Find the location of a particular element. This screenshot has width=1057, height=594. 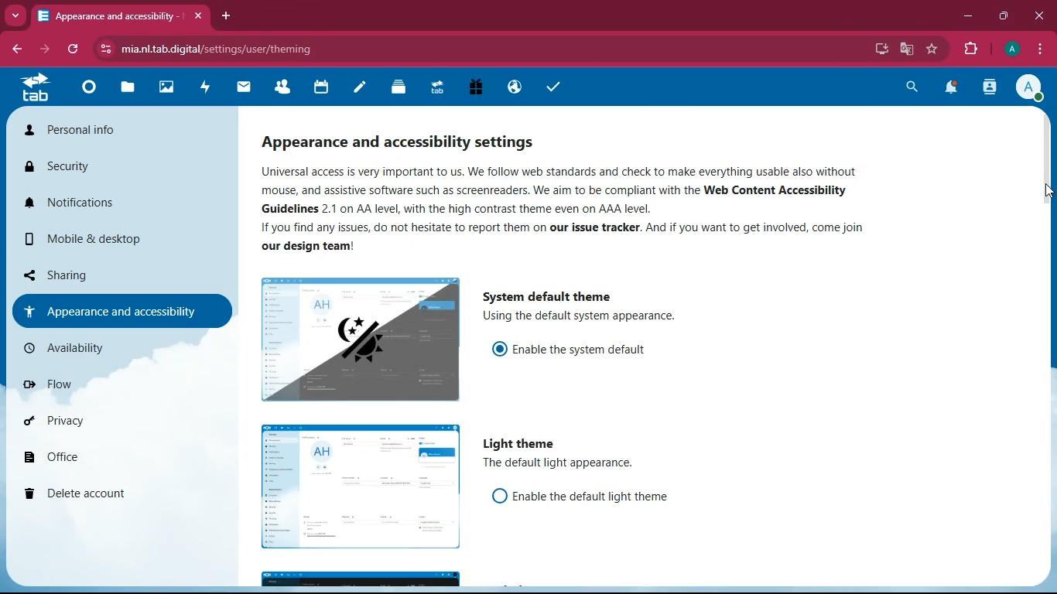

image is located at coordinates (168, 89).